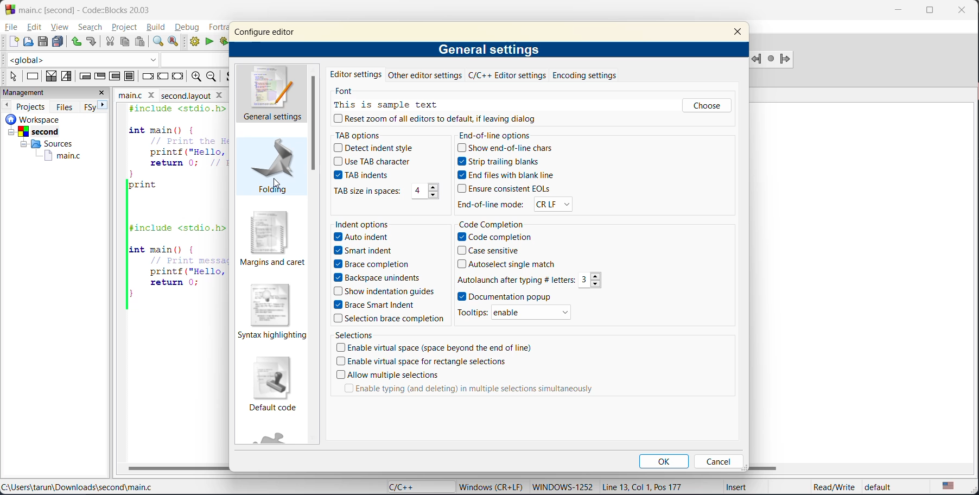 The image size is (979, 495). What do you see at coordinates (101, 75) in the screenshot?
I see `exit condition loop` at bounding box center [101, 75].